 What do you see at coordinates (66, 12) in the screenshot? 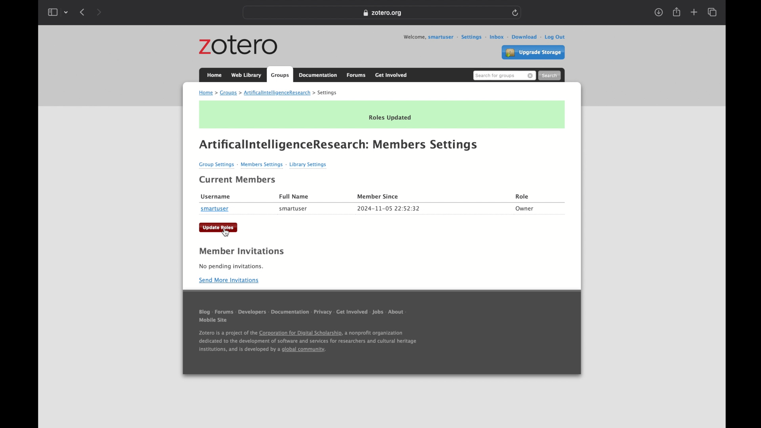
I see `tab group picker` at bounding box center [66, 12].